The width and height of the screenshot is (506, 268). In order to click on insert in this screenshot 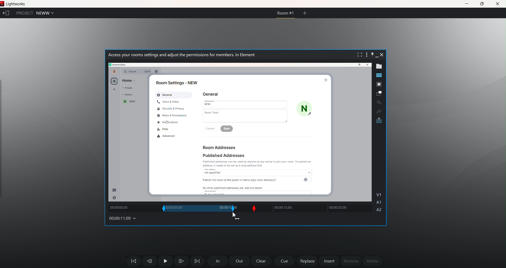, I will do `click(330, 261)`.